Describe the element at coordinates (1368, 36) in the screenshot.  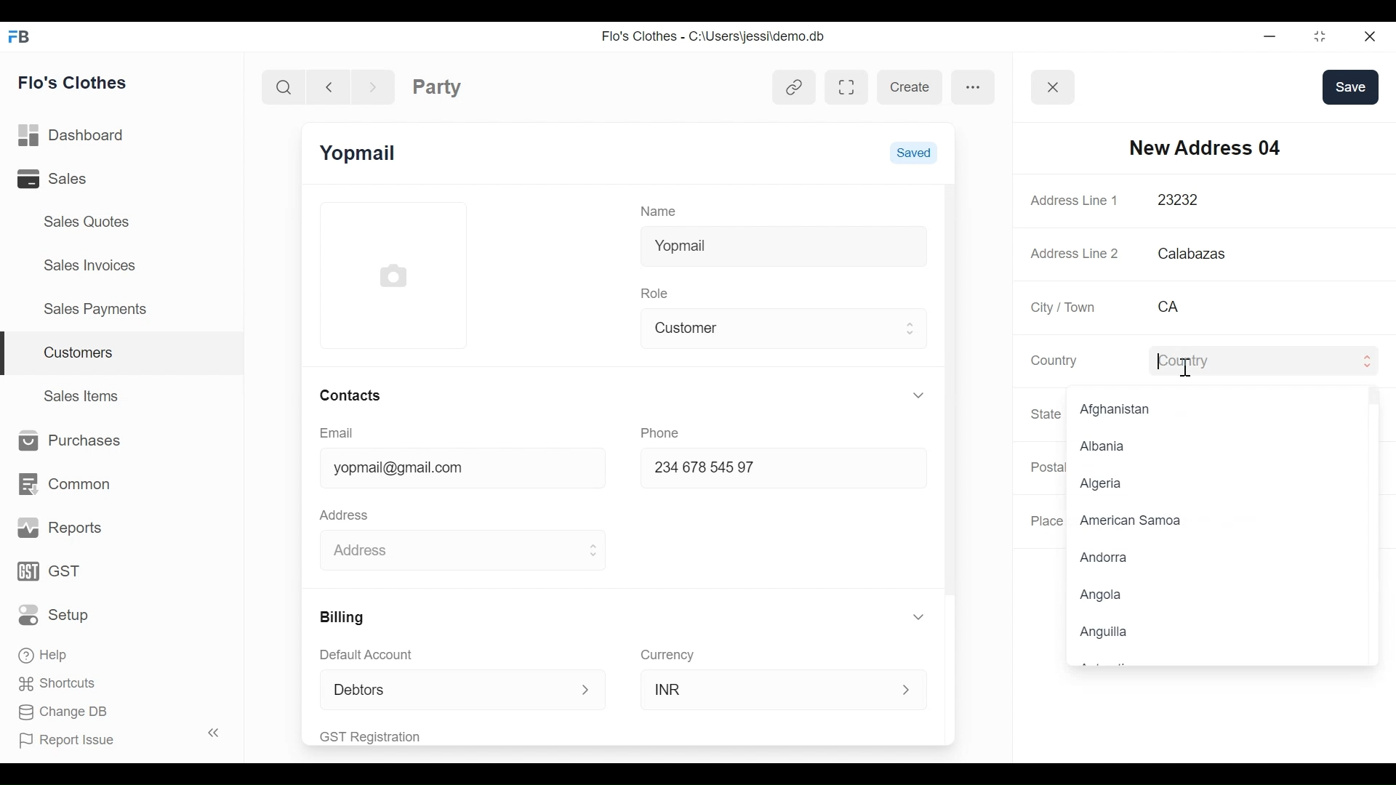
I see `Close` at that location.